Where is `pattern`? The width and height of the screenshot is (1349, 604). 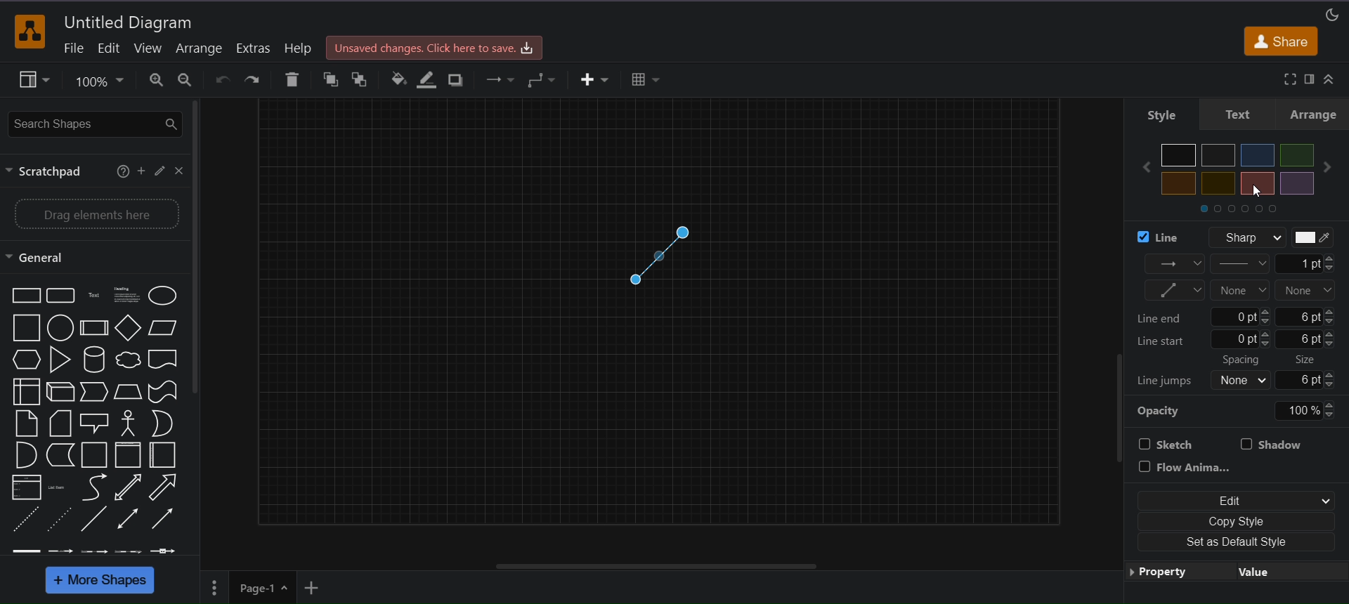
pattern is located at coordinates (1242, 263).